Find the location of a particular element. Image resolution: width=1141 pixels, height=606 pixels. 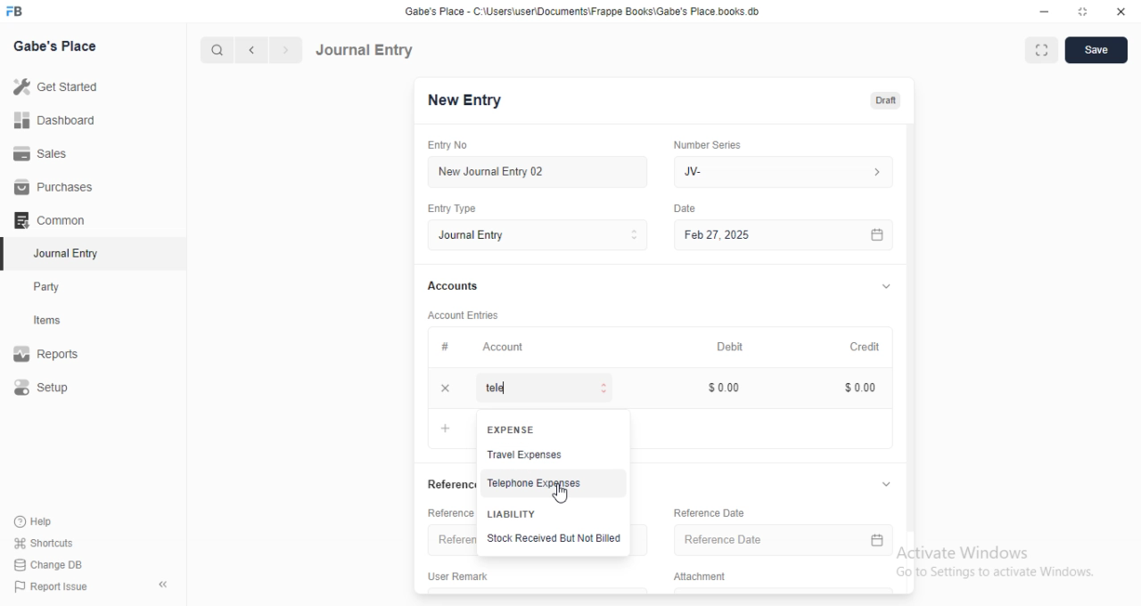

Purchases is located at coordinates (50, 185).